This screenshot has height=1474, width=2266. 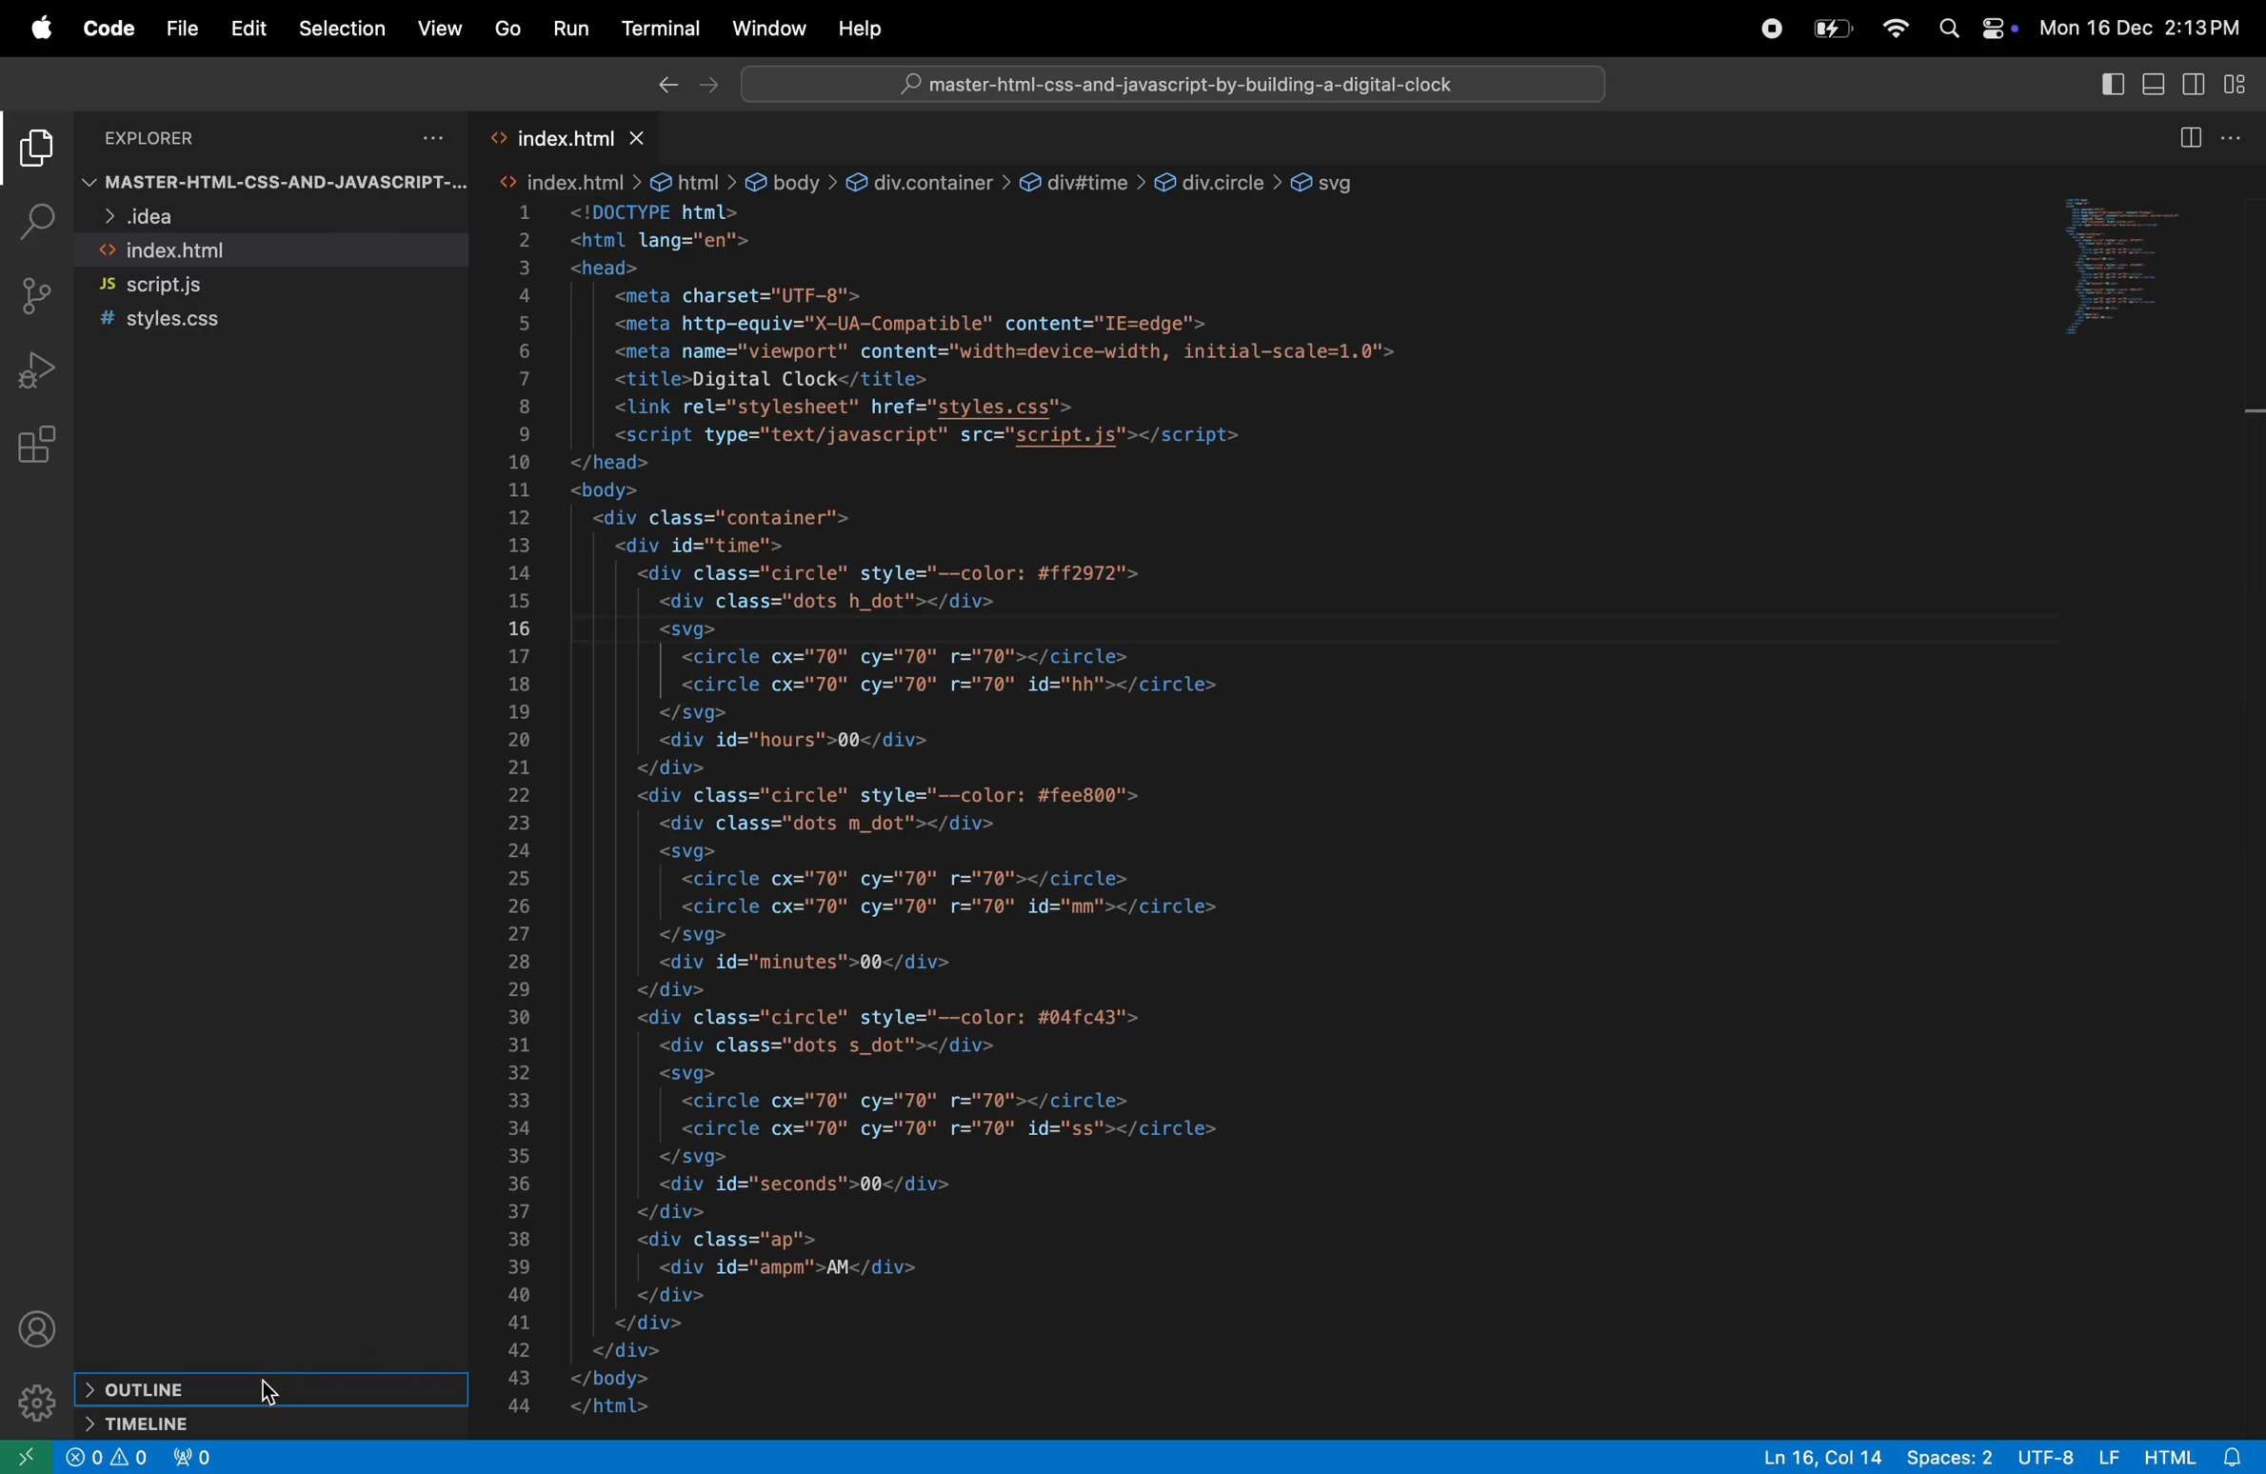 What do you see at coordinates (271, 1393) in the screenshot?
I see `Cursor` at bounding box center [271, 1393].